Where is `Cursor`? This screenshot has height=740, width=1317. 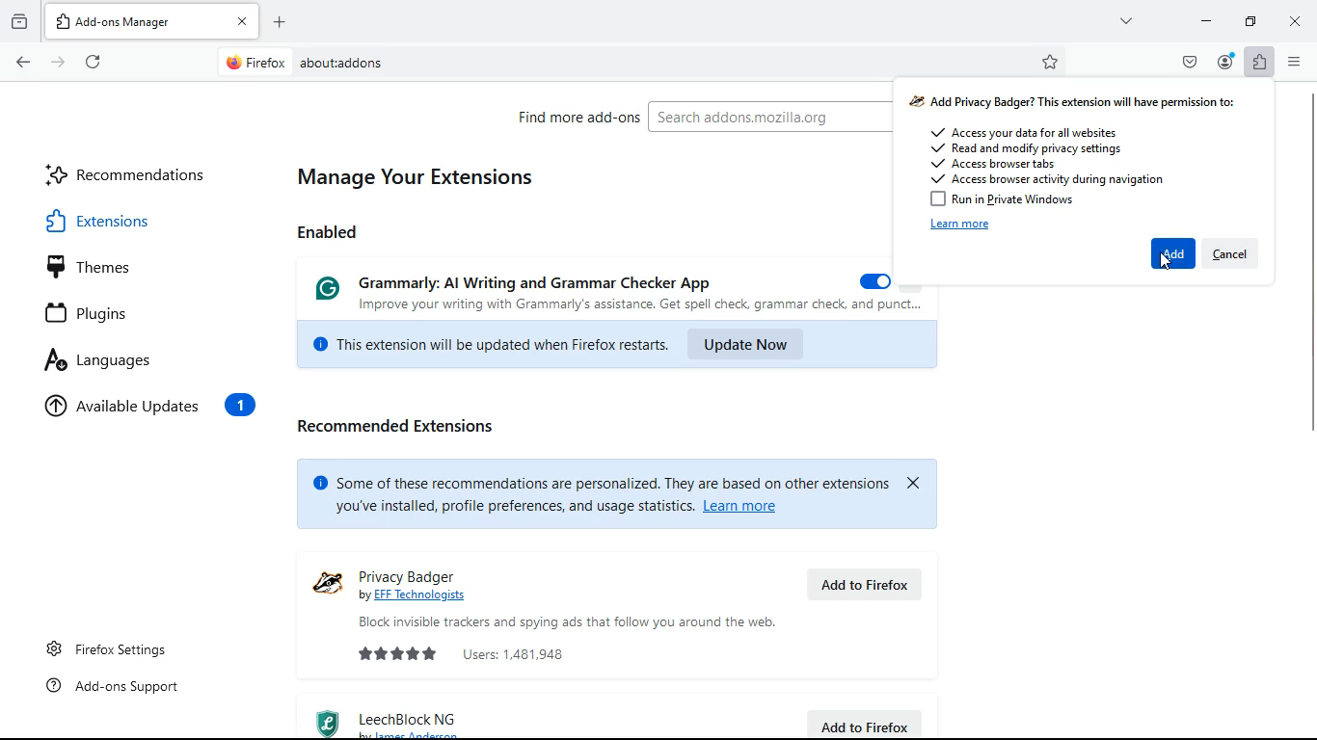 Cursor is located at coordinates (1168, 262).